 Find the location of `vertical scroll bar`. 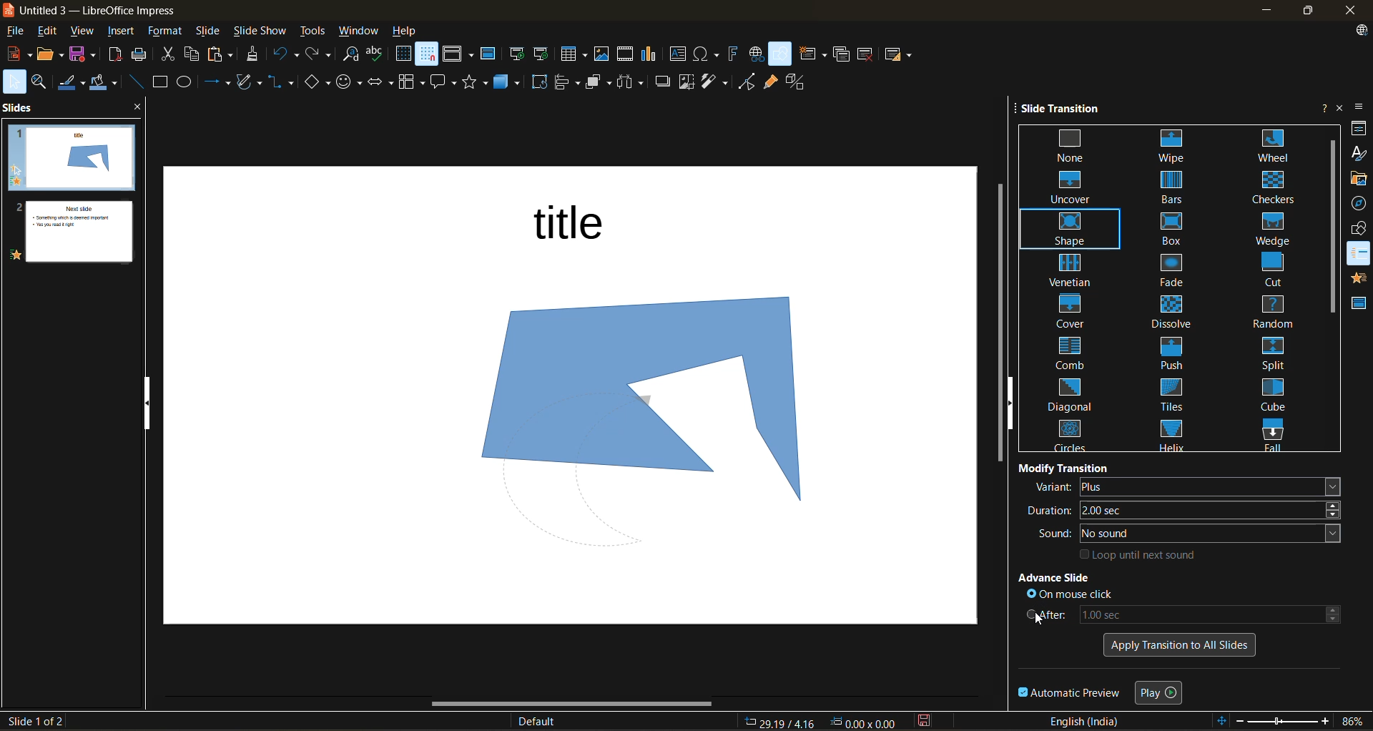

vertical scroll bar is located at coordinates (998, 327).